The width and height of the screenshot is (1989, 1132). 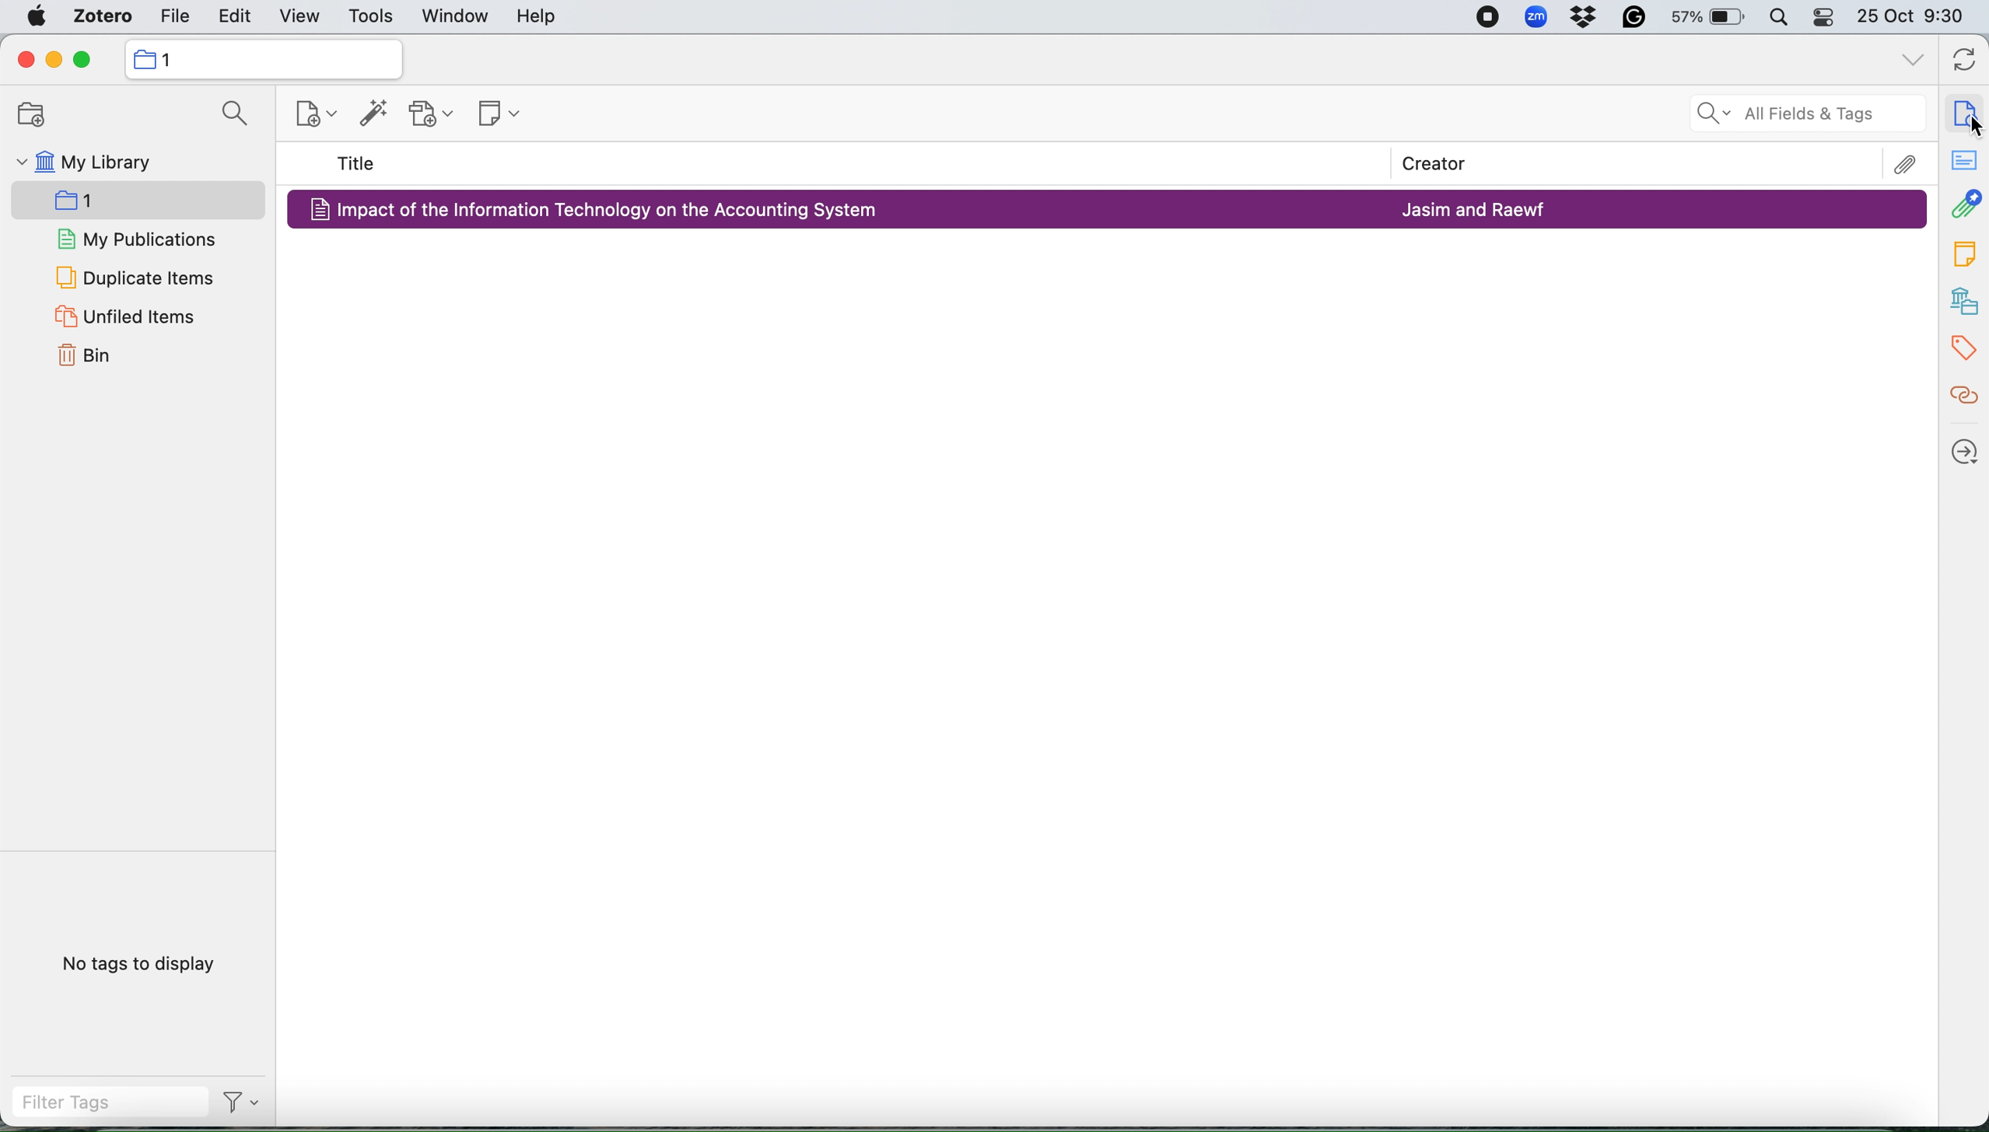 What do you see at coordinates (1972, 120) in the screenshot?
I see `cursor` at bounding box center [1972, 120].